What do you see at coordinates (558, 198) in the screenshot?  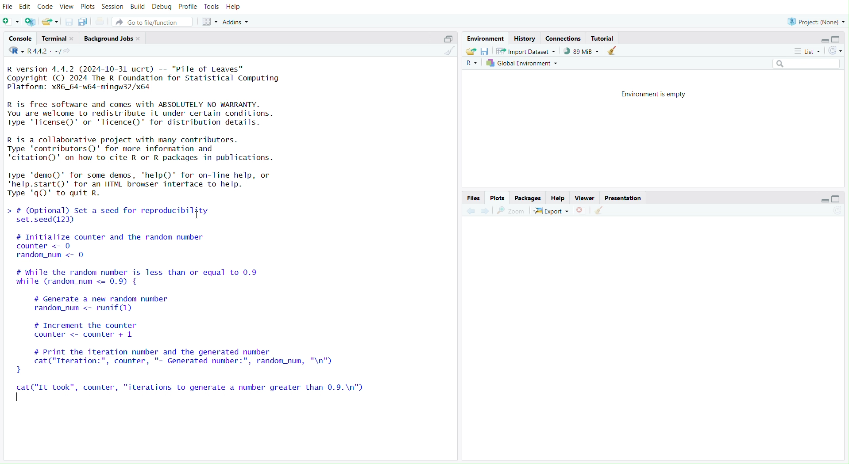 I see `Help` at bounding box center [558, 198].